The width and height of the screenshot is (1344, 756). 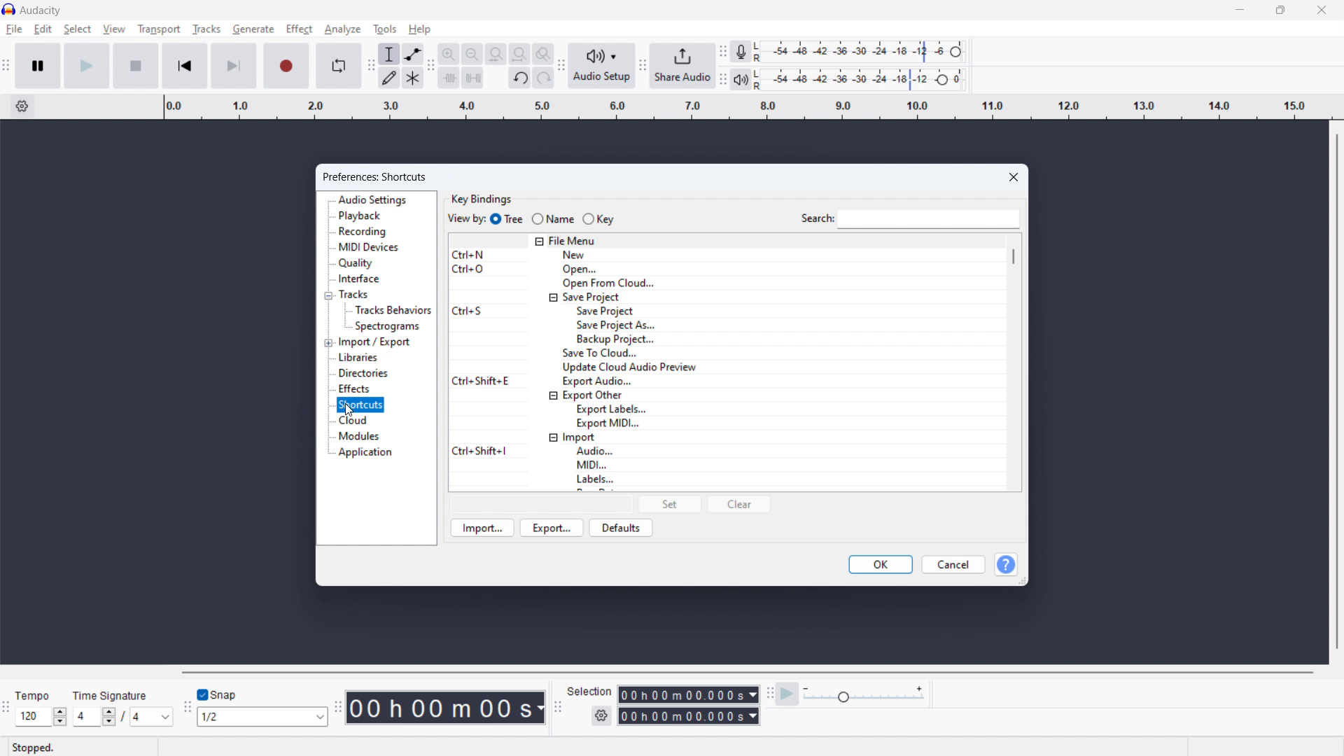 What do you see at coordinates (384, 29) in the screenshot?
I see `tools` at bounding box center [384, 29].